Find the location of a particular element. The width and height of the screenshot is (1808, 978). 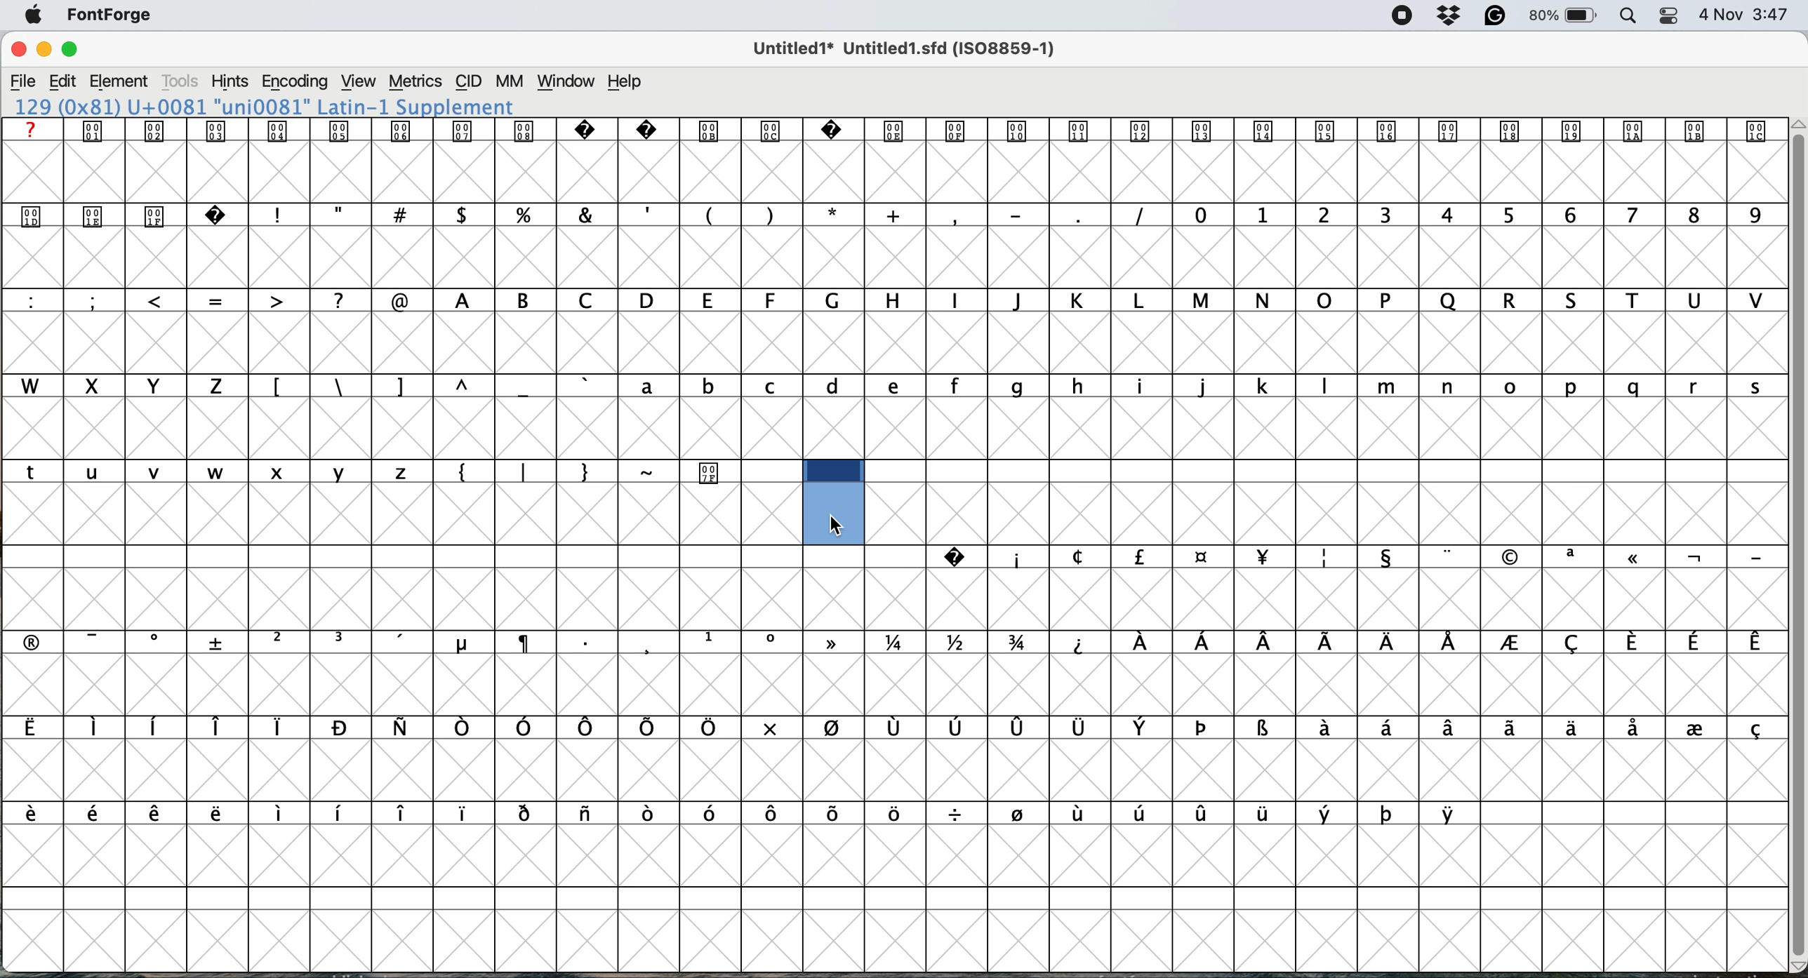

Untitled1* Untitled1.sfd (ISO8859-1) is located at coordinates (905, 48).